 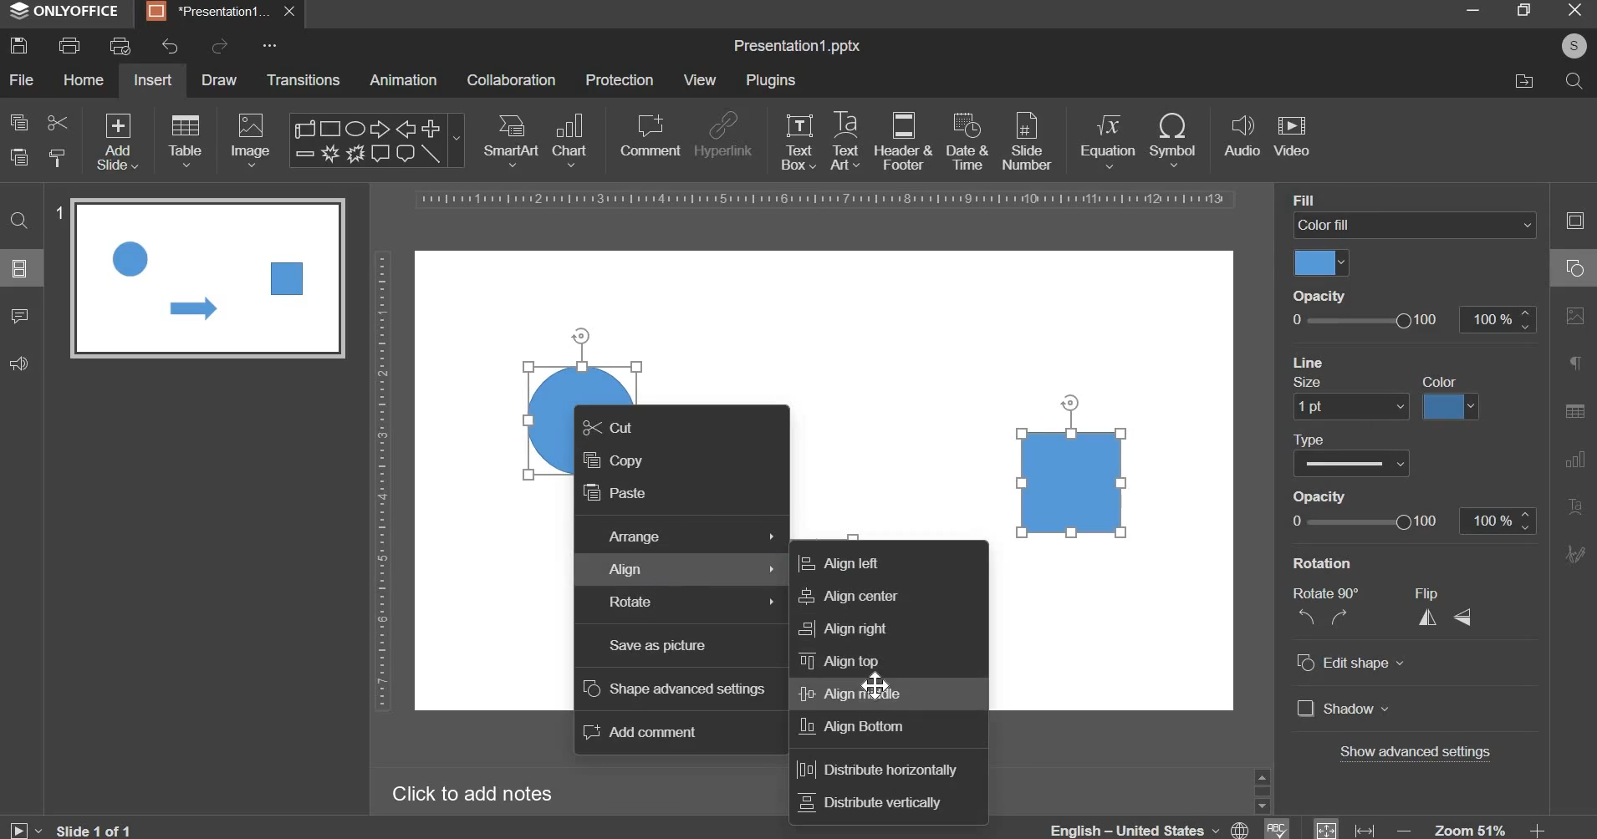 I want to click on text art setting, so click(x=1574, y=505).